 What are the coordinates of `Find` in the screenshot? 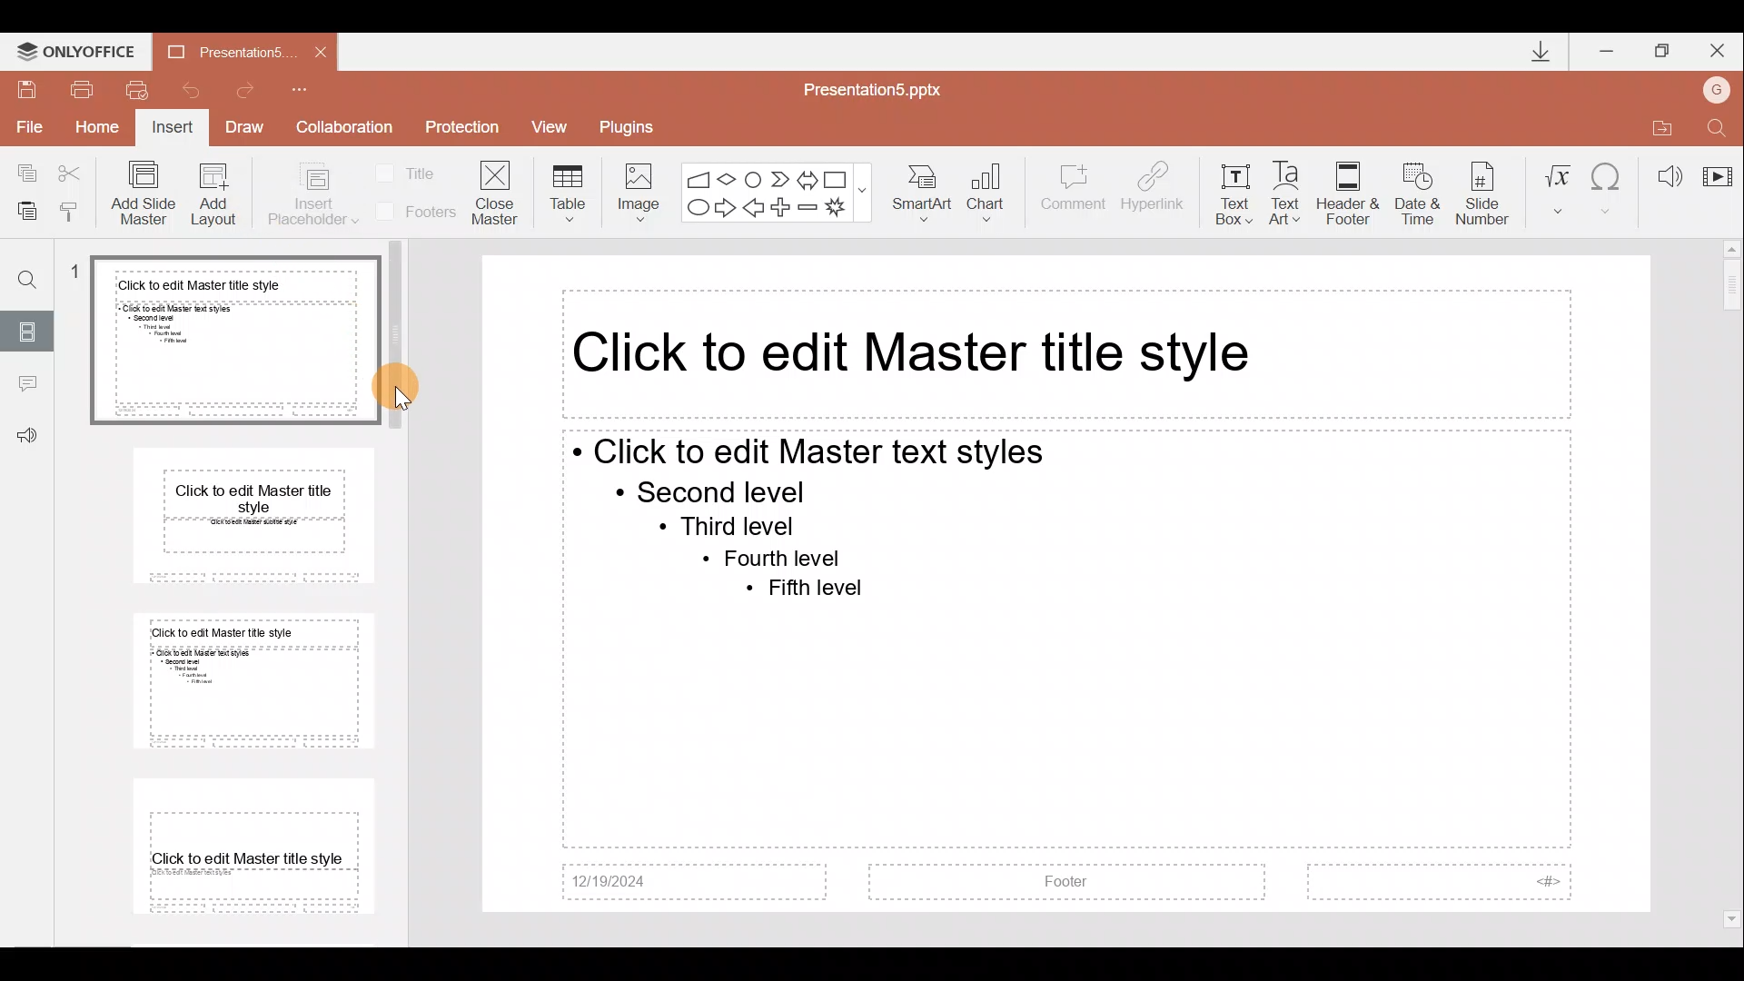 It's located at (1719, 124).